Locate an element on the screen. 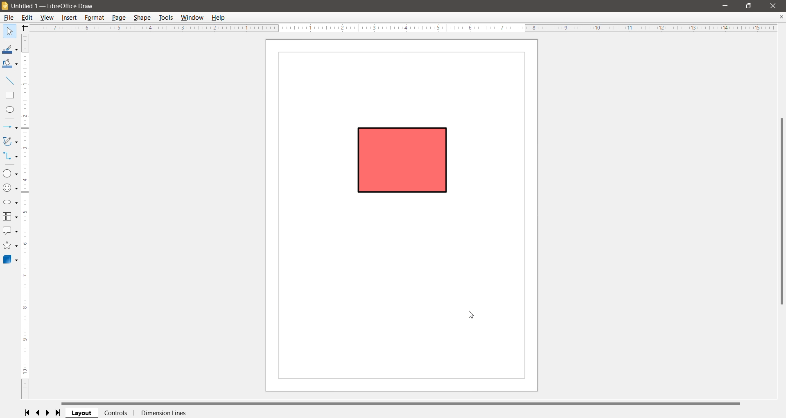 This screenshot has width=786, height=418. Restore Down is located at coordinates (750, 6).